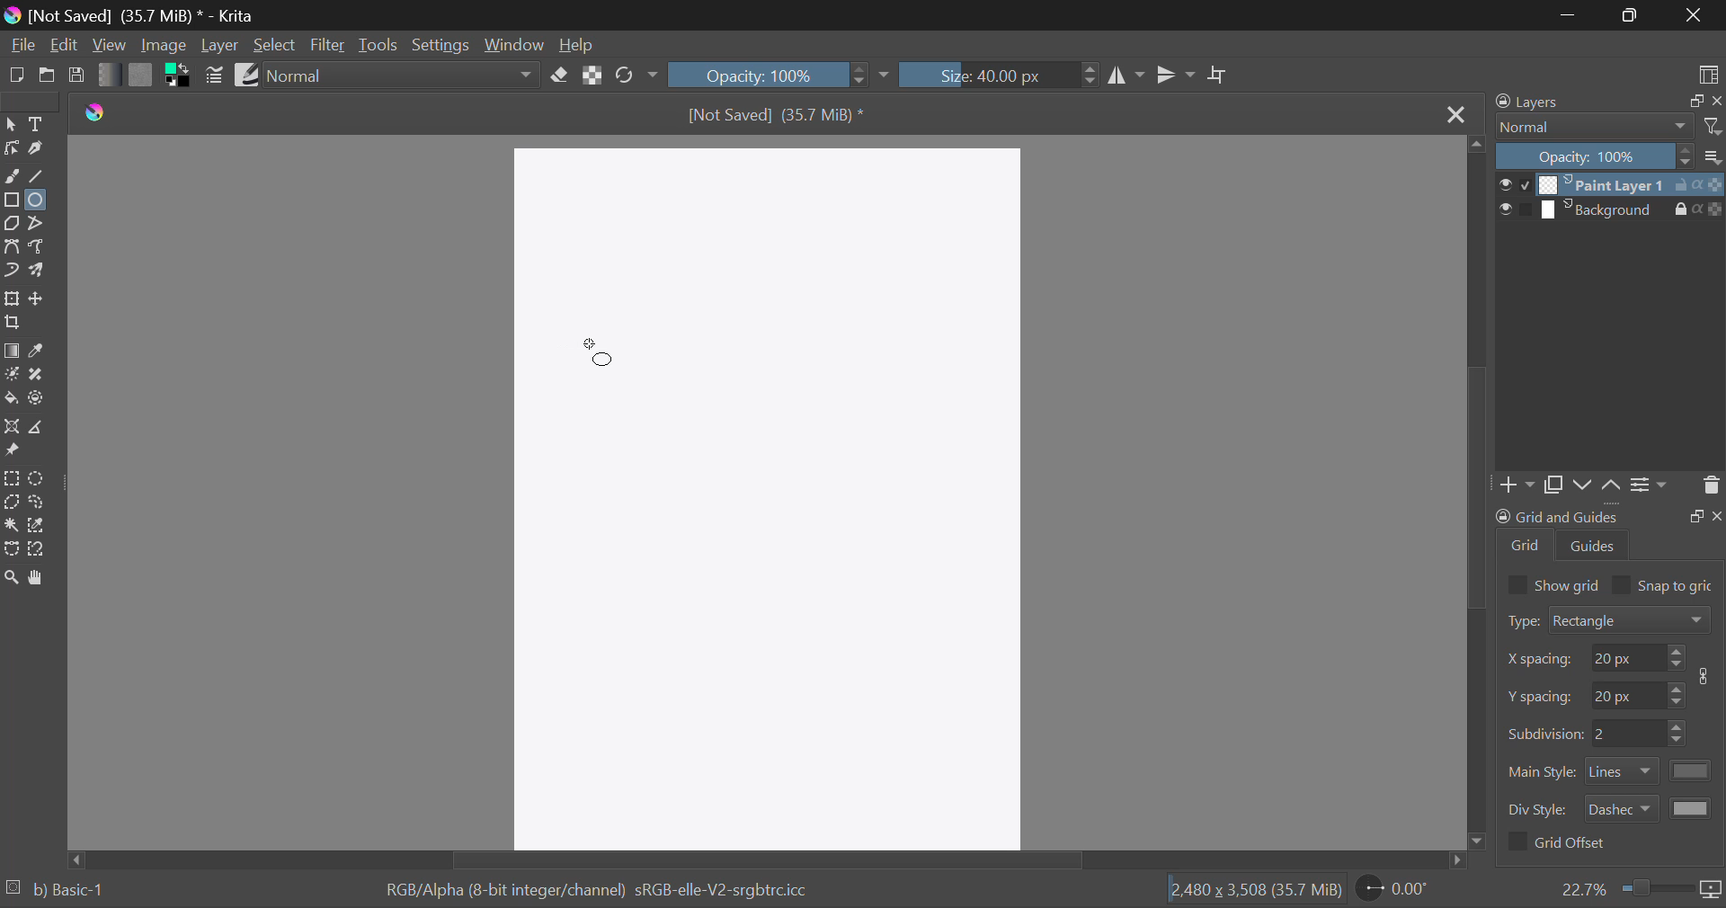 This screenshot has height=908, width=1726. Describe the element at coordinates (638, 76) in the screenshot. I see `Rotate` at that location.